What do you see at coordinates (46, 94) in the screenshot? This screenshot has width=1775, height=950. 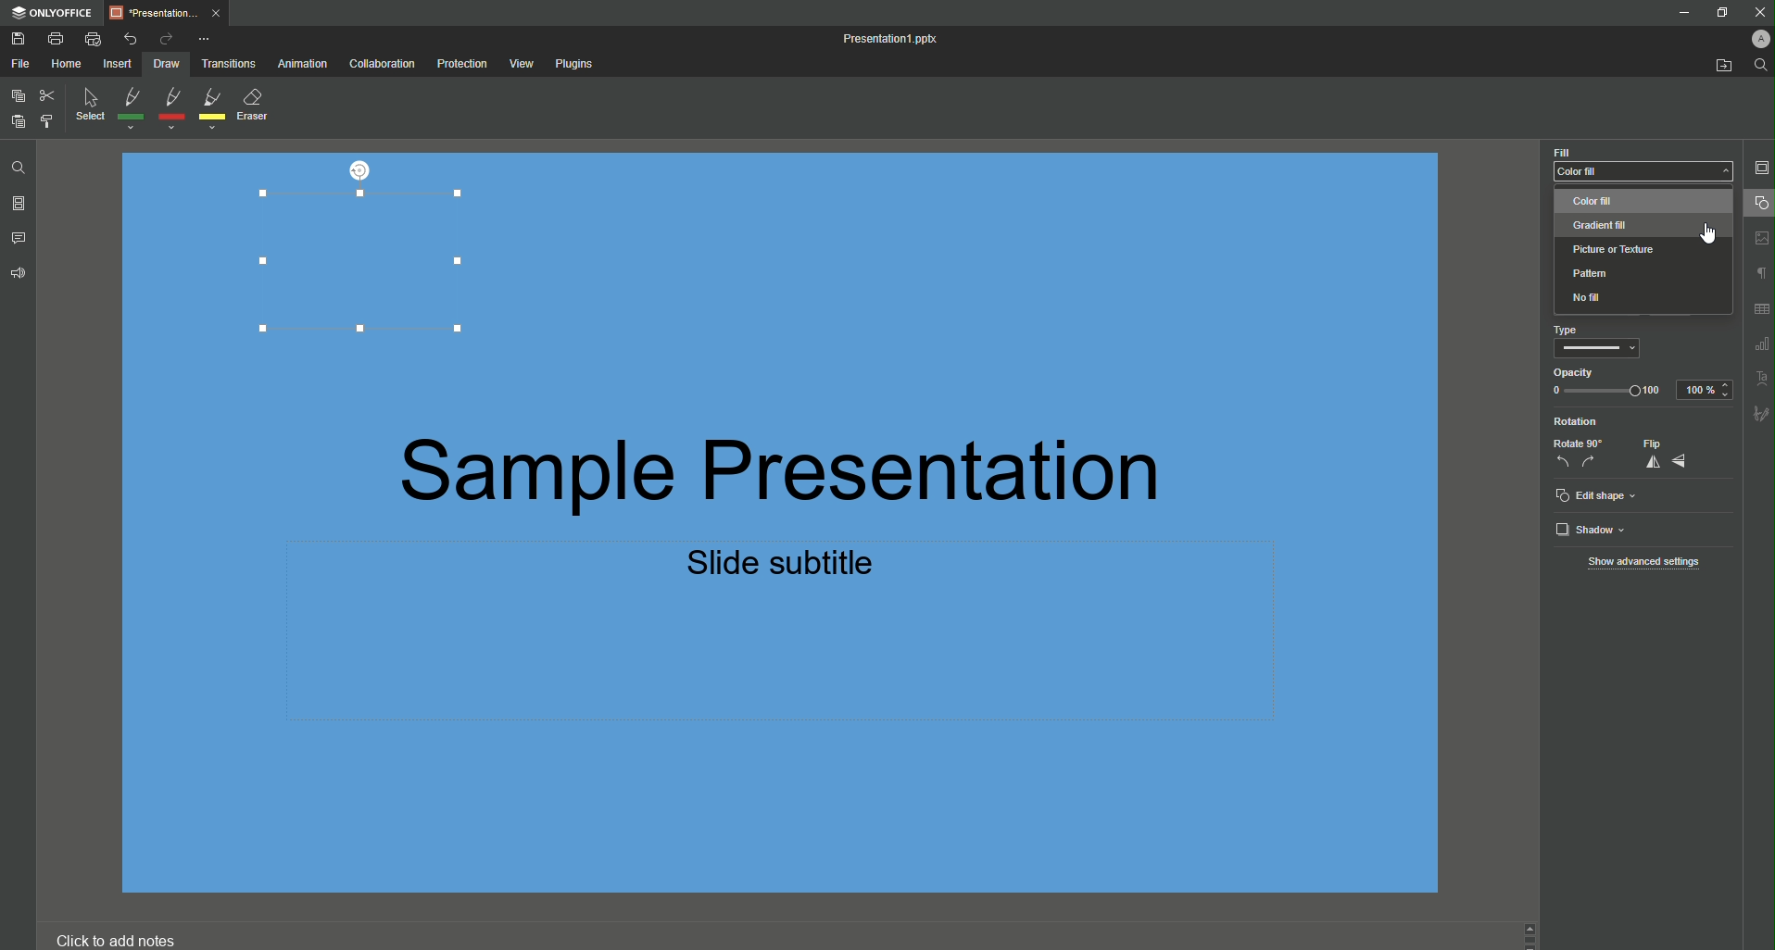 I see `Cut` at bounding box center [46, 94].